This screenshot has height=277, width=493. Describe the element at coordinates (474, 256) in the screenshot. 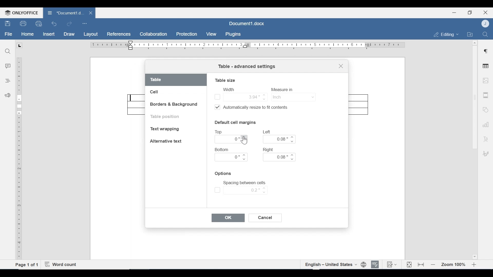

I see `Scroll down` at that location.